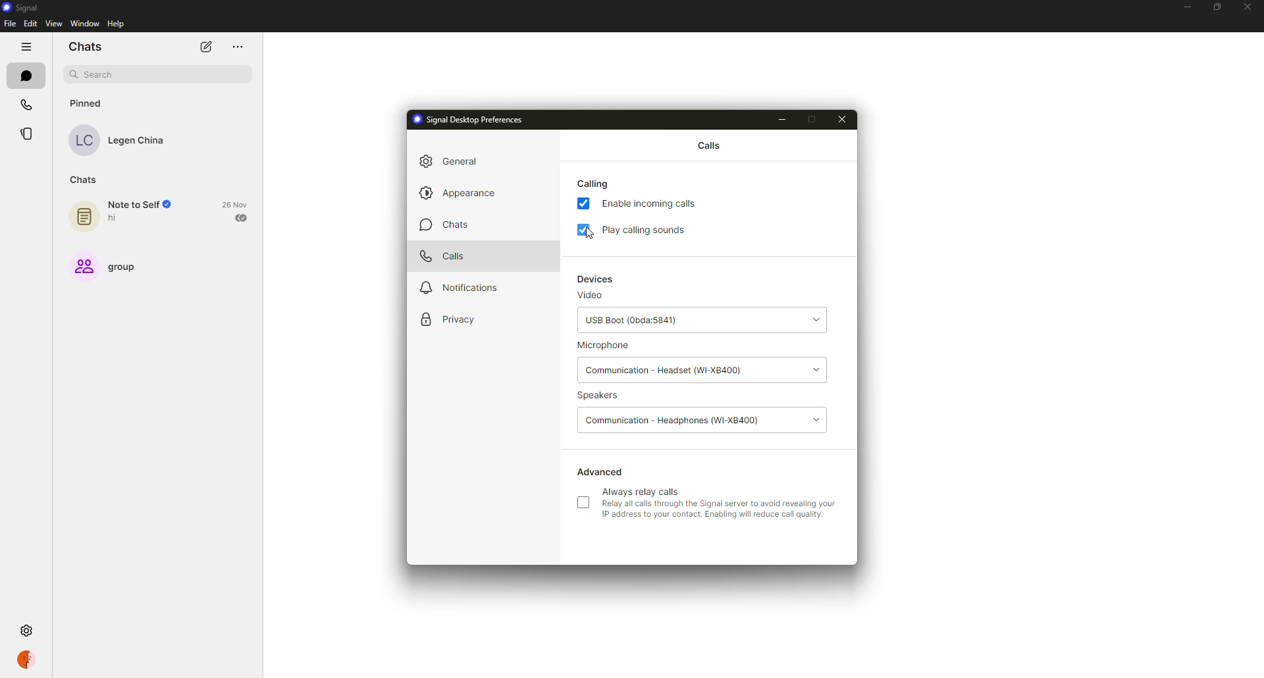 The width and height of the screenshot is (1264, 678). Describe the element at coordinates (32, 24) in the screenshot. I see `edit` at that location.